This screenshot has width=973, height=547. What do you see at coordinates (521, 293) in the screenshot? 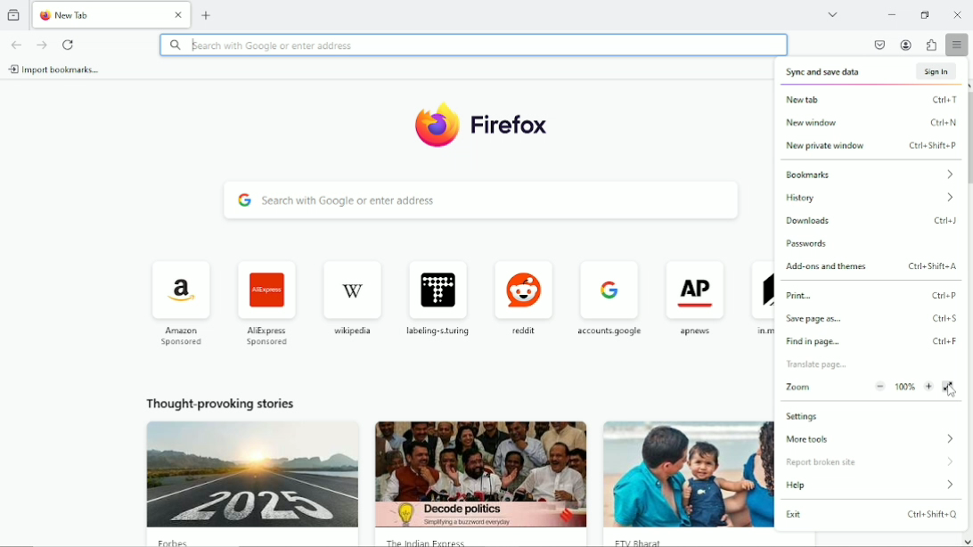
I see `reddit` at bounding box center [521, 293].